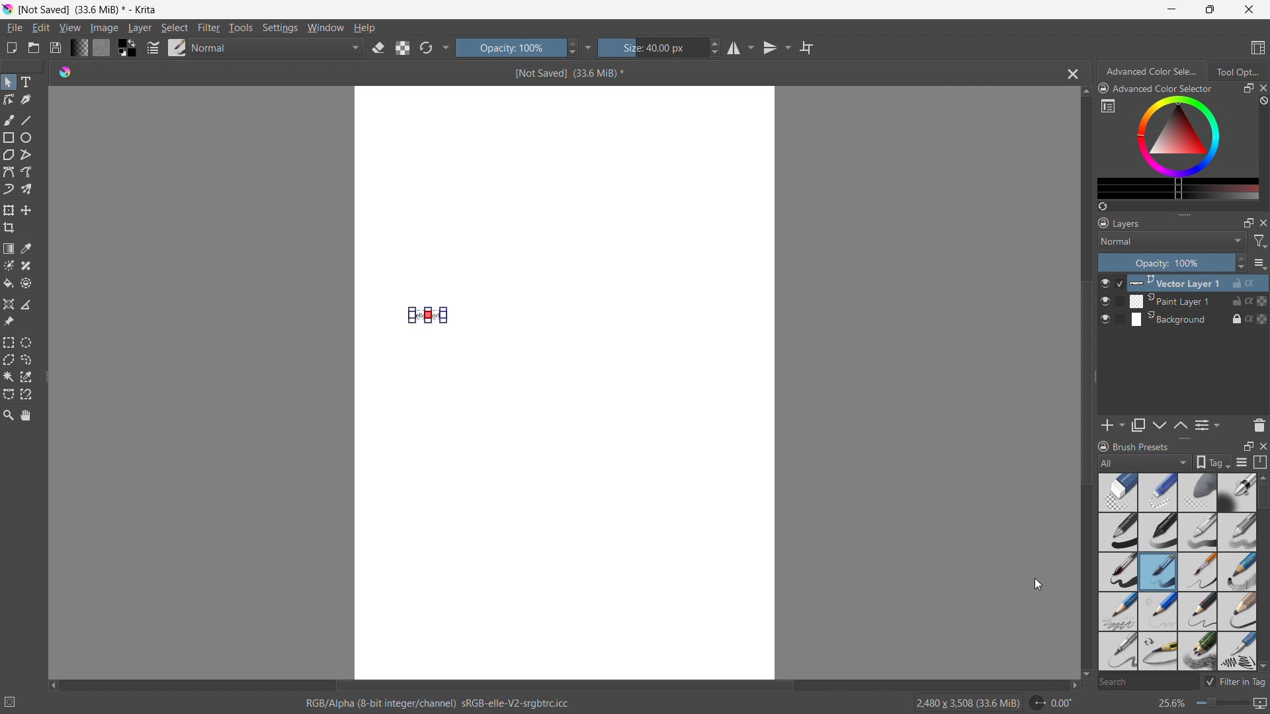 The width and height of the screenshot is (1270, 714). What do you see at coordinates (1082, 383) in the screenshot?
I see `vertical scrollbar` at bounding box center [1082, 383].